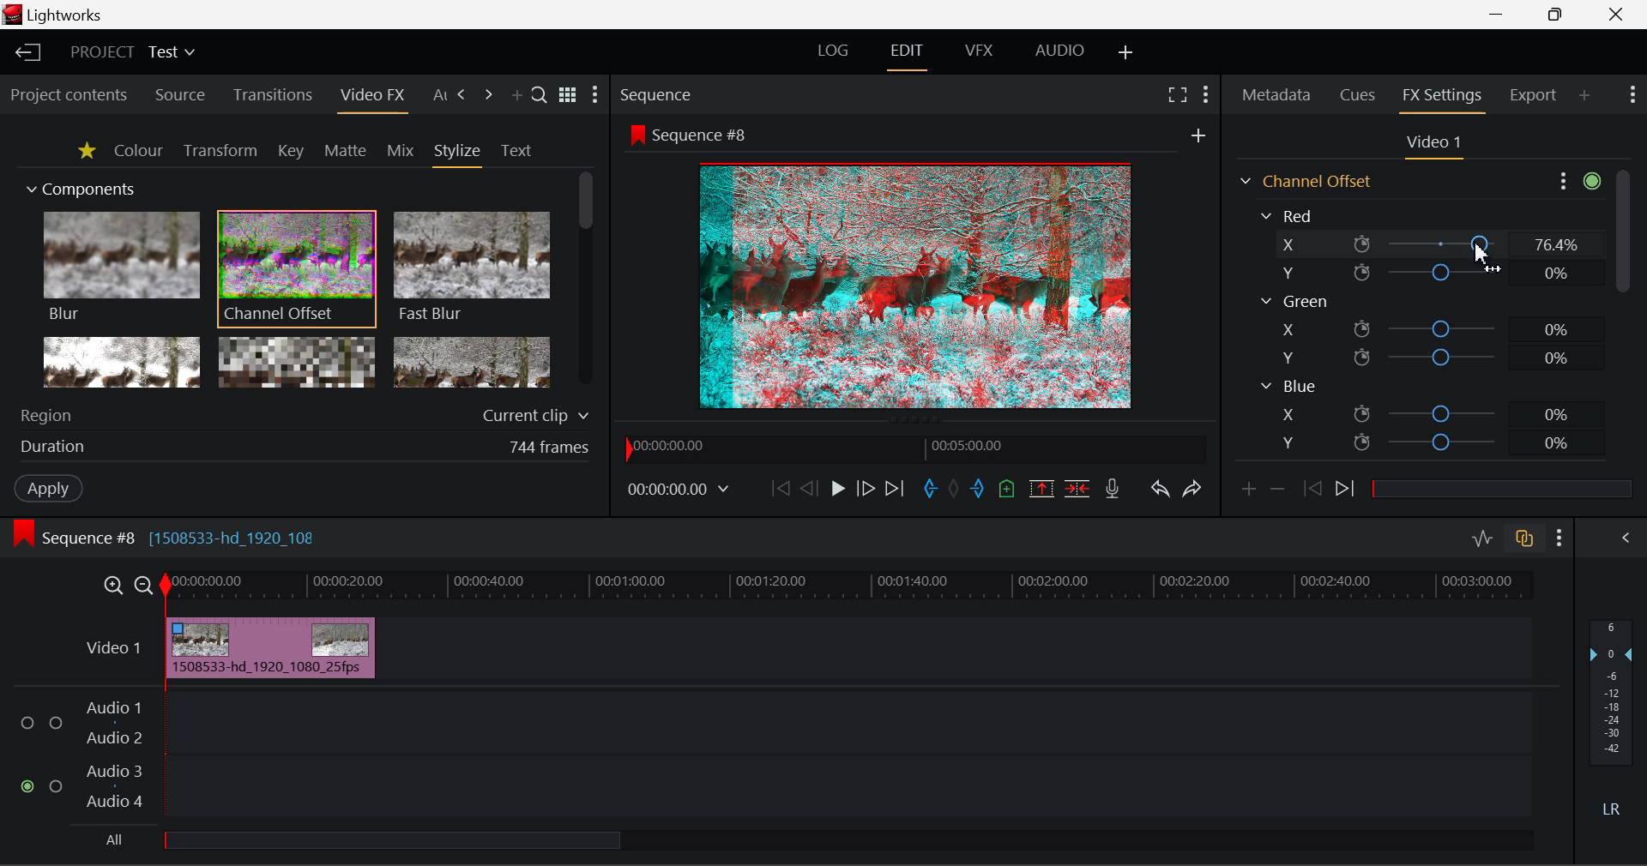  What do you see at coordinates (65, 15) in the screenshot?
I see `Window Title` at bounding box center [65, 15].